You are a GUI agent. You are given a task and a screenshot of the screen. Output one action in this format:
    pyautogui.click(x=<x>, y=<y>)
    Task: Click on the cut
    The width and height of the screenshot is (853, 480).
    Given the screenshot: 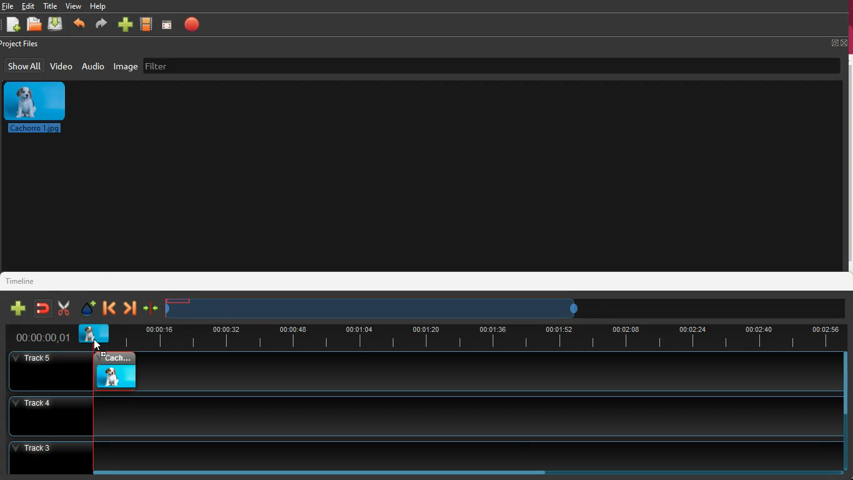 What is the action you would take?
    pyautogui.click(x=64, y=308)
    